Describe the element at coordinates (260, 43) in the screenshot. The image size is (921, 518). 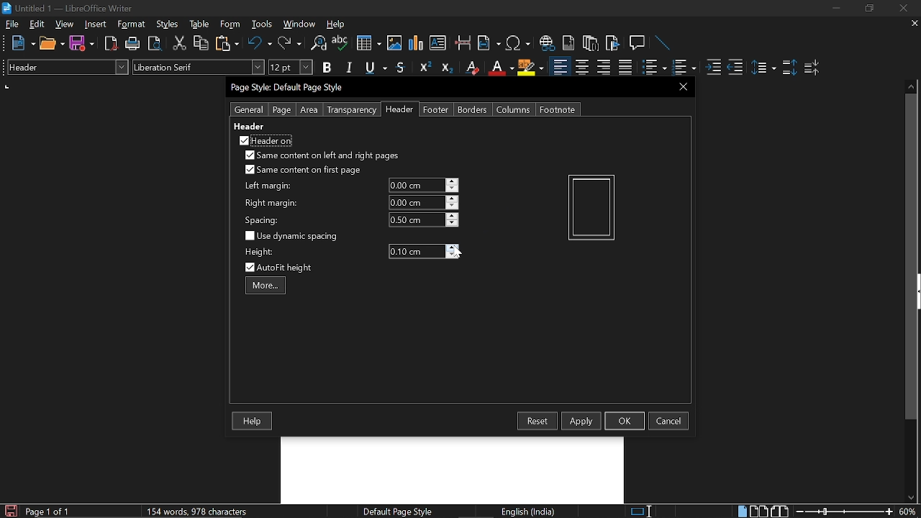
I see `Undo` at that location.